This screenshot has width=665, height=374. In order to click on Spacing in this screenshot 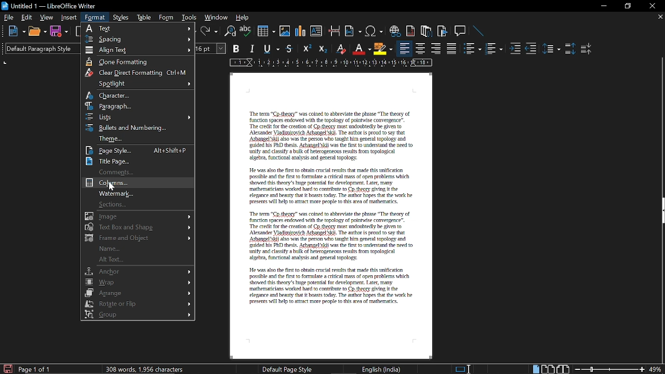, I will do `click(138, 39)`.